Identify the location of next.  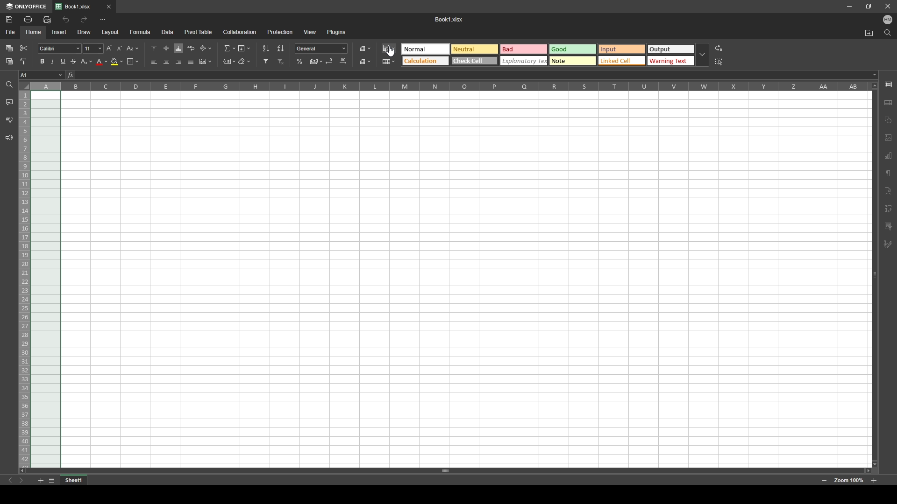
(21, 481).